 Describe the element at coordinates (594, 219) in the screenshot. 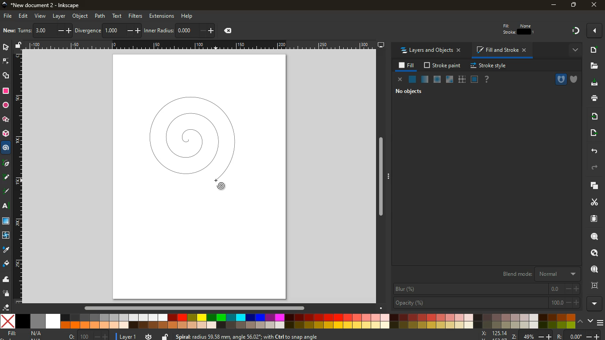

I see `paper` at that location.